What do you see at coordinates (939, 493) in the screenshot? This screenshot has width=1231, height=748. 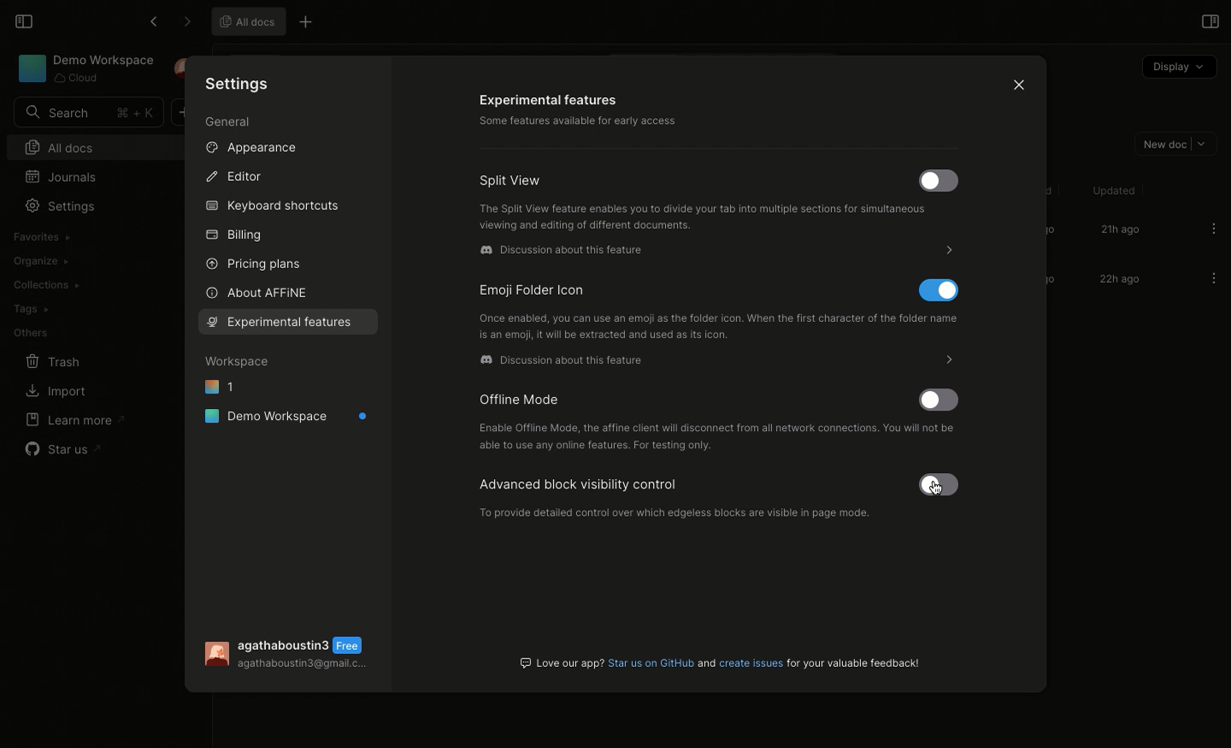 I see `cursor` at bounding box center [939, 493].